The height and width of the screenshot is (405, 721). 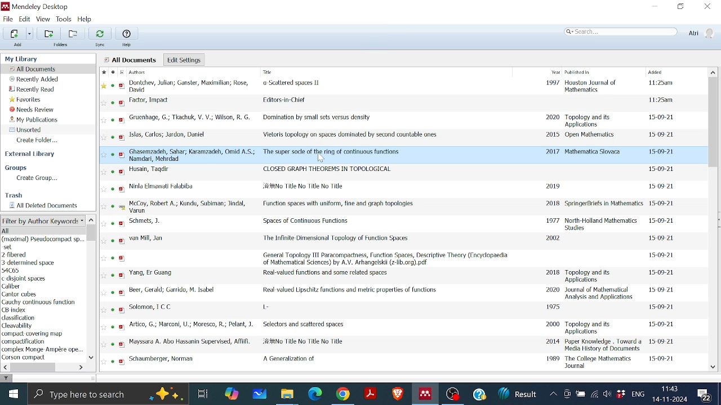 I want to click on Mayssara A. Abo Husnain File, so click(x=400, y=343).